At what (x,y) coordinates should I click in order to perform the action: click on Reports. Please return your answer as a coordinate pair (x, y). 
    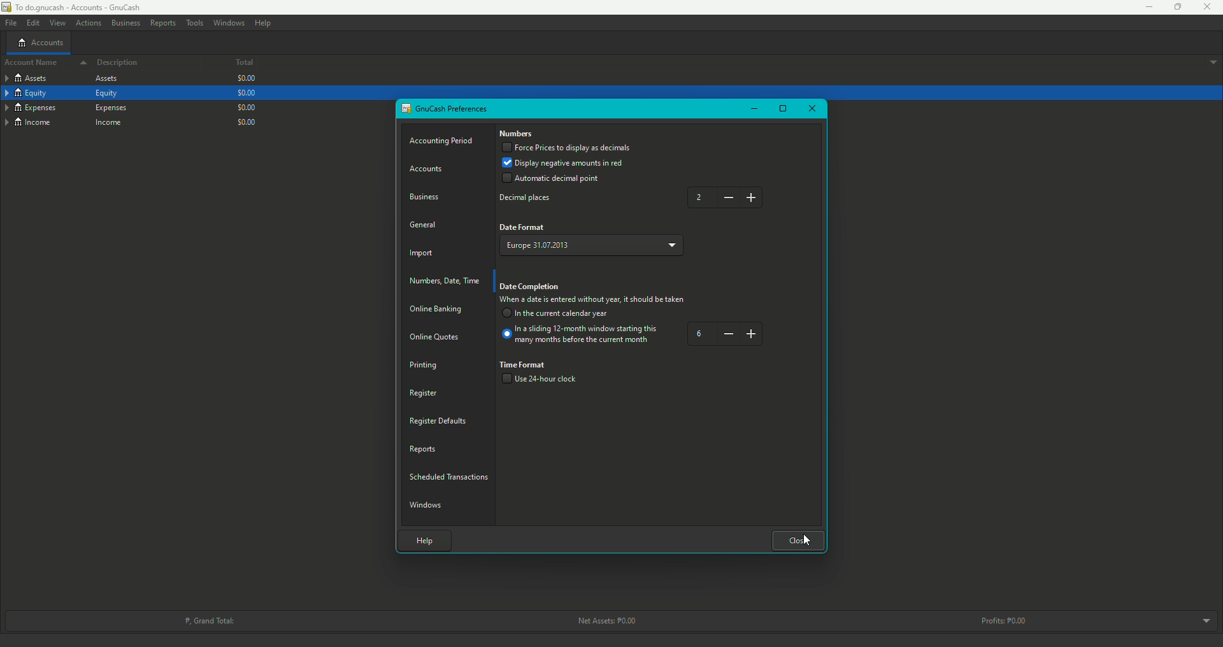
    Looking at the image, I should click on (162, 22).